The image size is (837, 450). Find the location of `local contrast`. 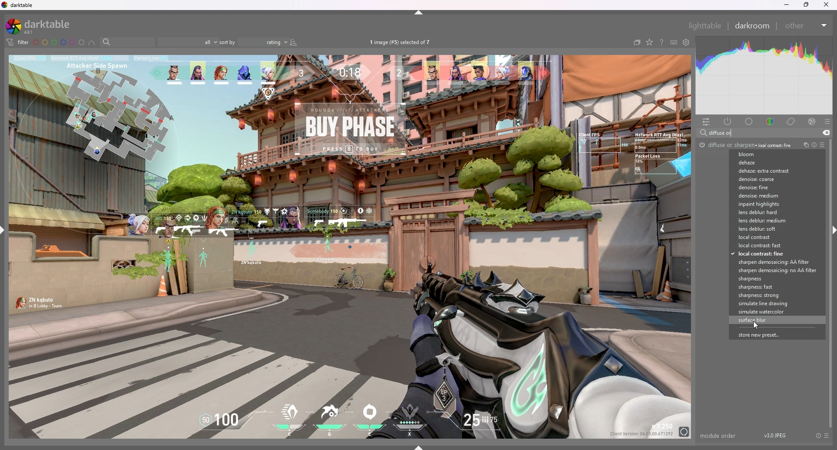

local contrast is located at coordinates (772, 237).